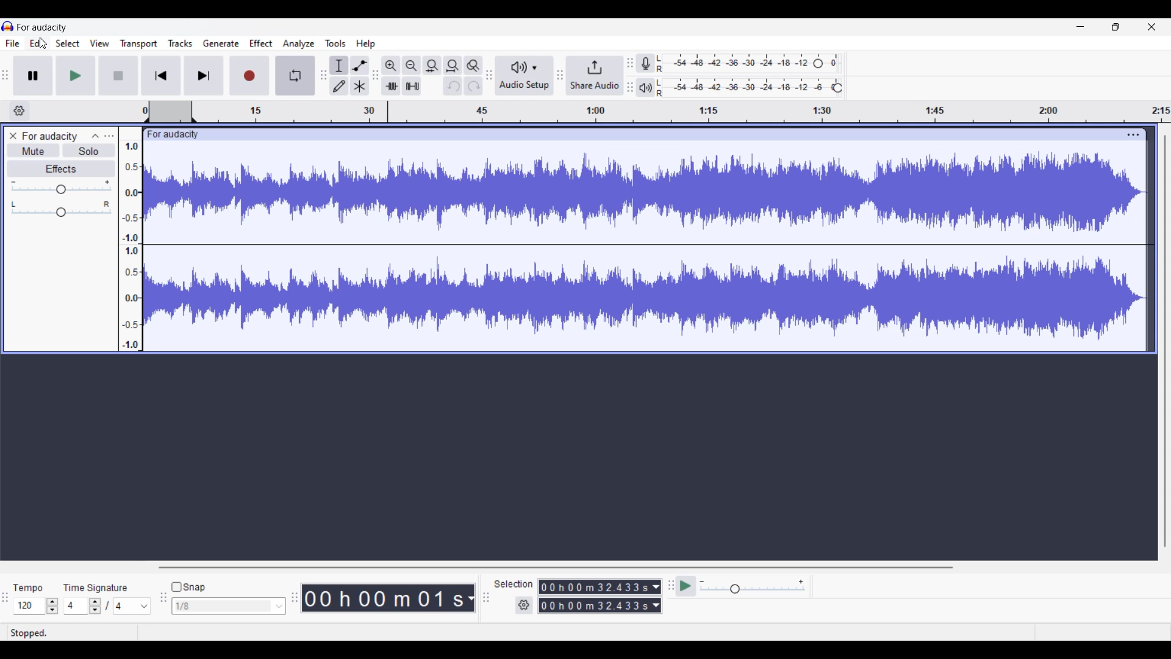 The image size is (1171, 659). Describe the element at coordinates (189, 587) in the screenshot. I see `Snap toggle` at that location.